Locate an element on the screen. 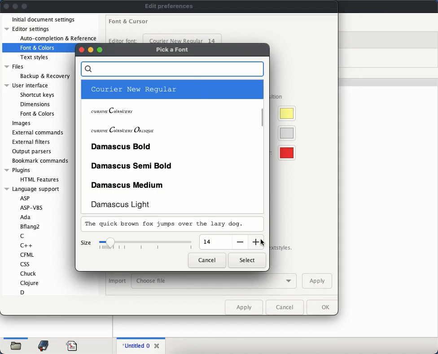  external filters is located at coordinates (33, 142).